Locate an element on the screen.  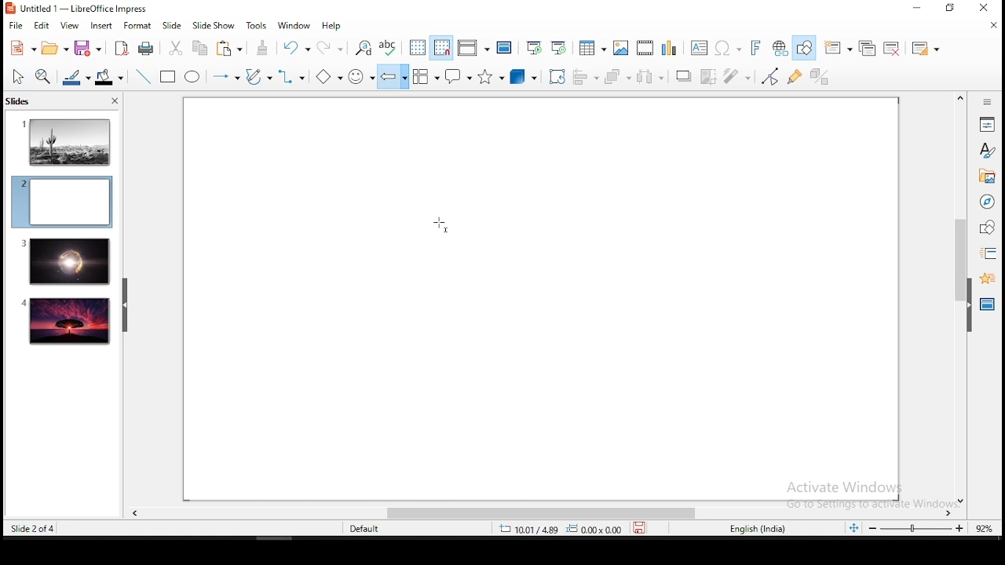
line is located at coordinates (141, 77).